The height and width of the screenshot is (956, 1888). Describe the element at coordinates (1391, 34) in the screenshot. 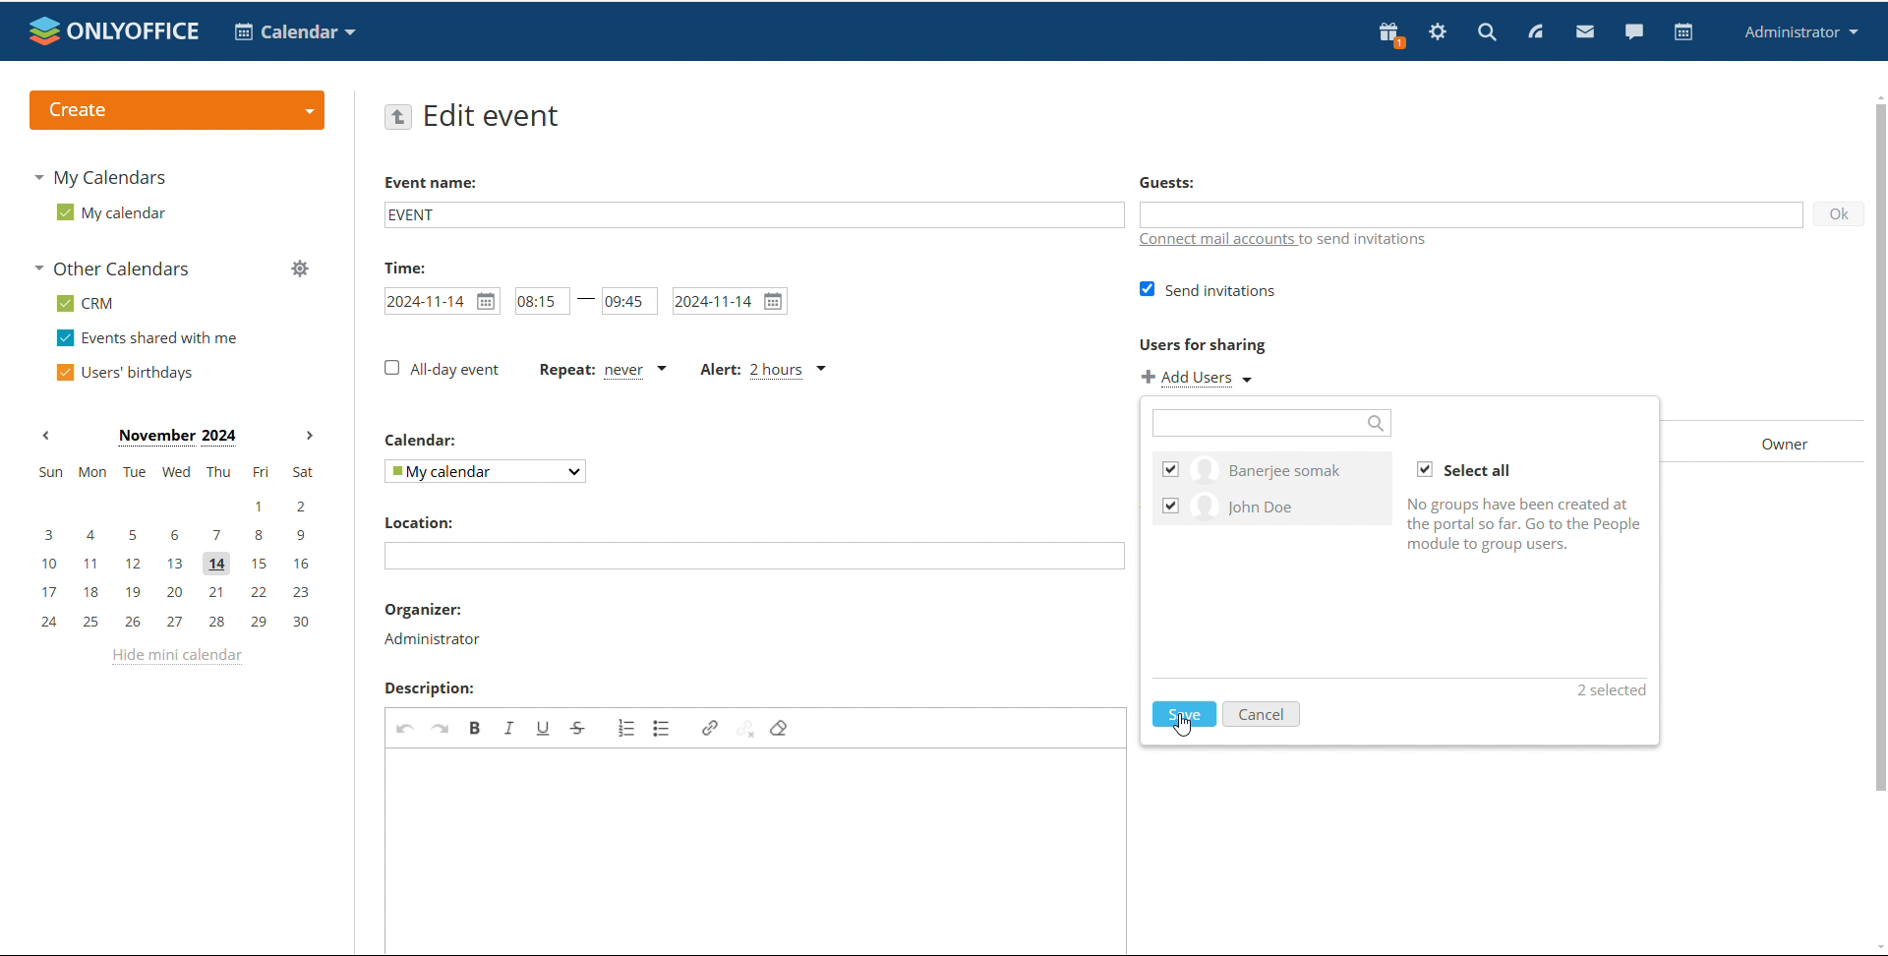

I see `reward` at that location.